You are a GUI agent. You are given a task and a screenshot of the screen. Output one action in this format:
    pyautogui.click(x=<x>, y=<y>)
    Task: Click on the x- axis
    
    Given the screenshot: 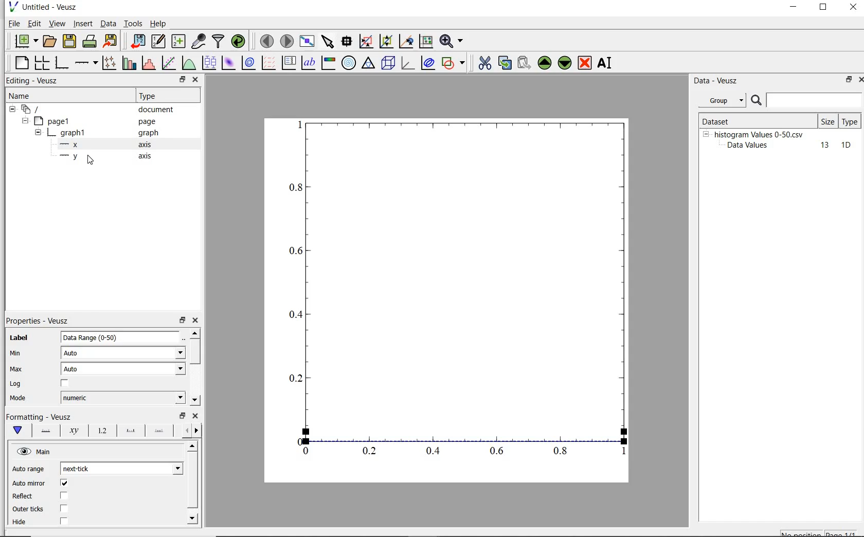 What is the action you would take?
    pyautogui.click(x=71, y=146)
    